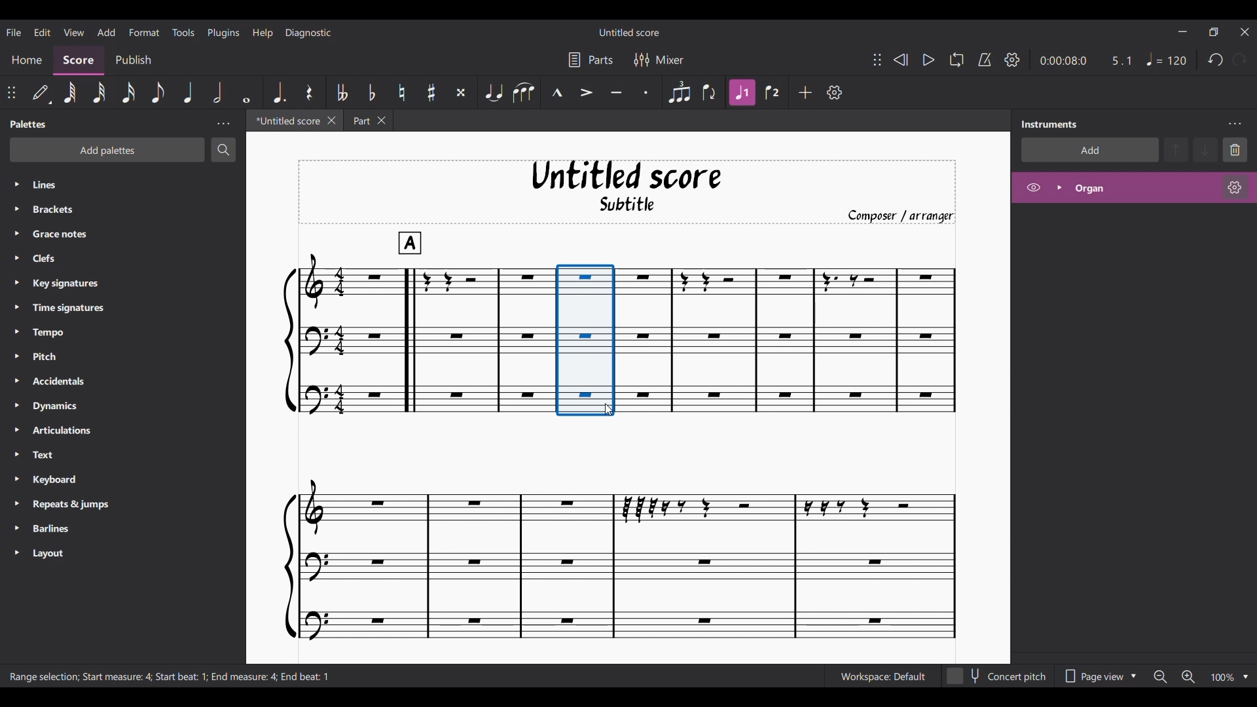  Describe the element at coordinates (1235, 124) in the screenshot. I see `Instruments setting` at that location.